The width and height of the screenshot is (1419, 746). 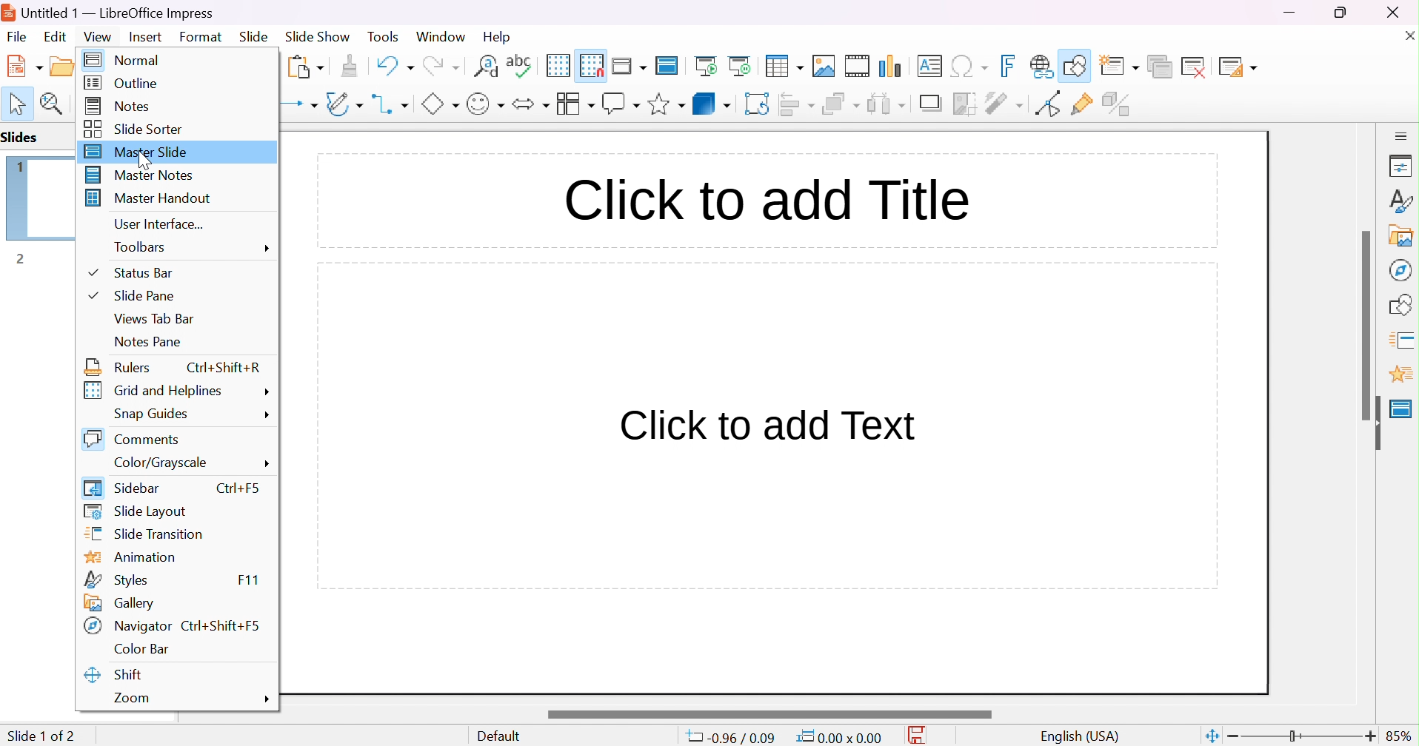 I want to click on slide show, so click(x=318, y=35).